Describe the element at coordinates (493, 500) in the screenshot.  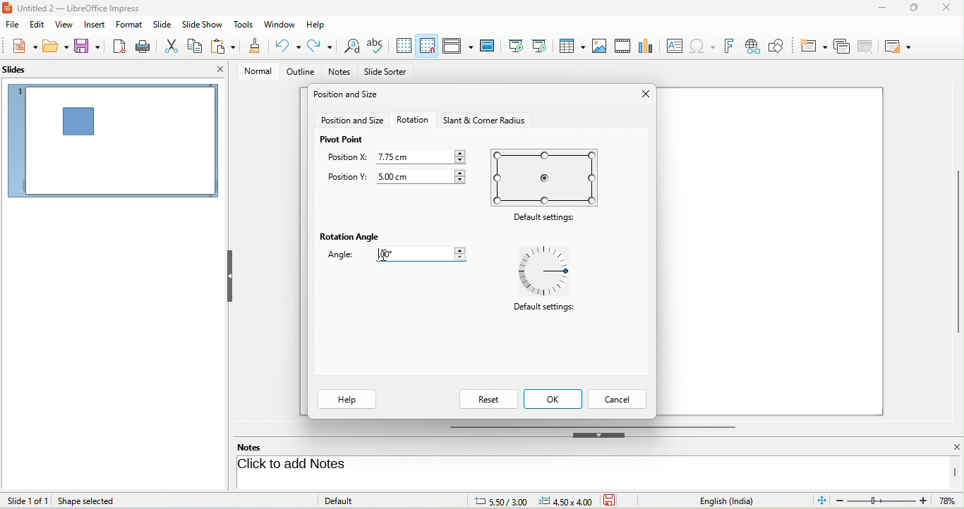
I see `cursor position-5.50/3.00` at that location.